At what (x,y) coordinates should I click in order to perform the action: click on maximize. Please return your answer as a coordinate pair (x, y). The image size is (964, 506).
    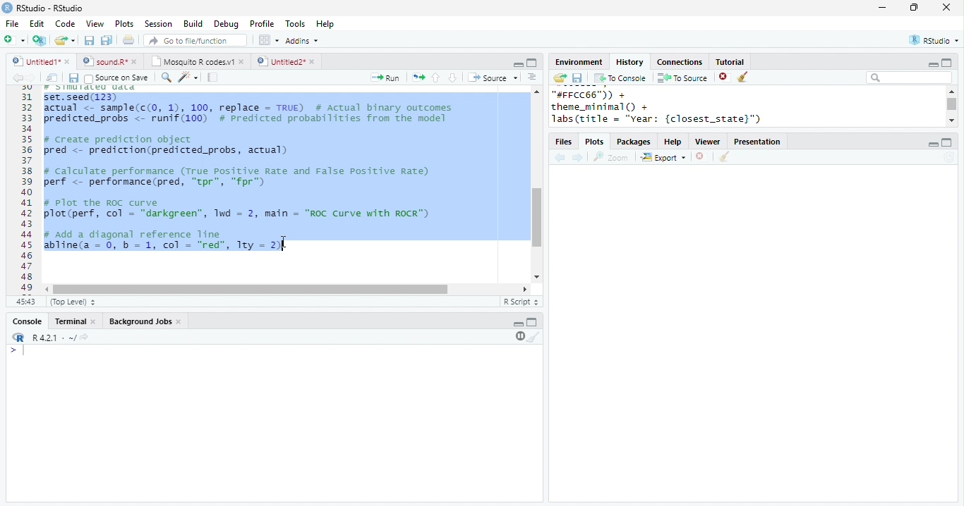
    Looking at the image, I should click on (531, 63).